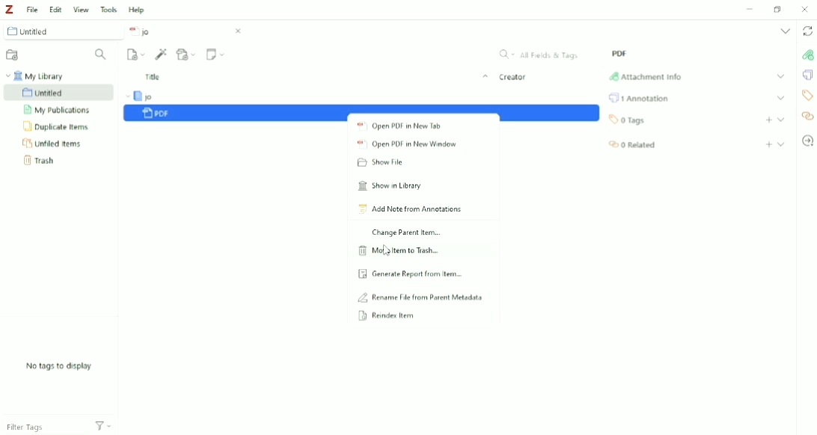  I want to click on Cursor, so click(388, 253).